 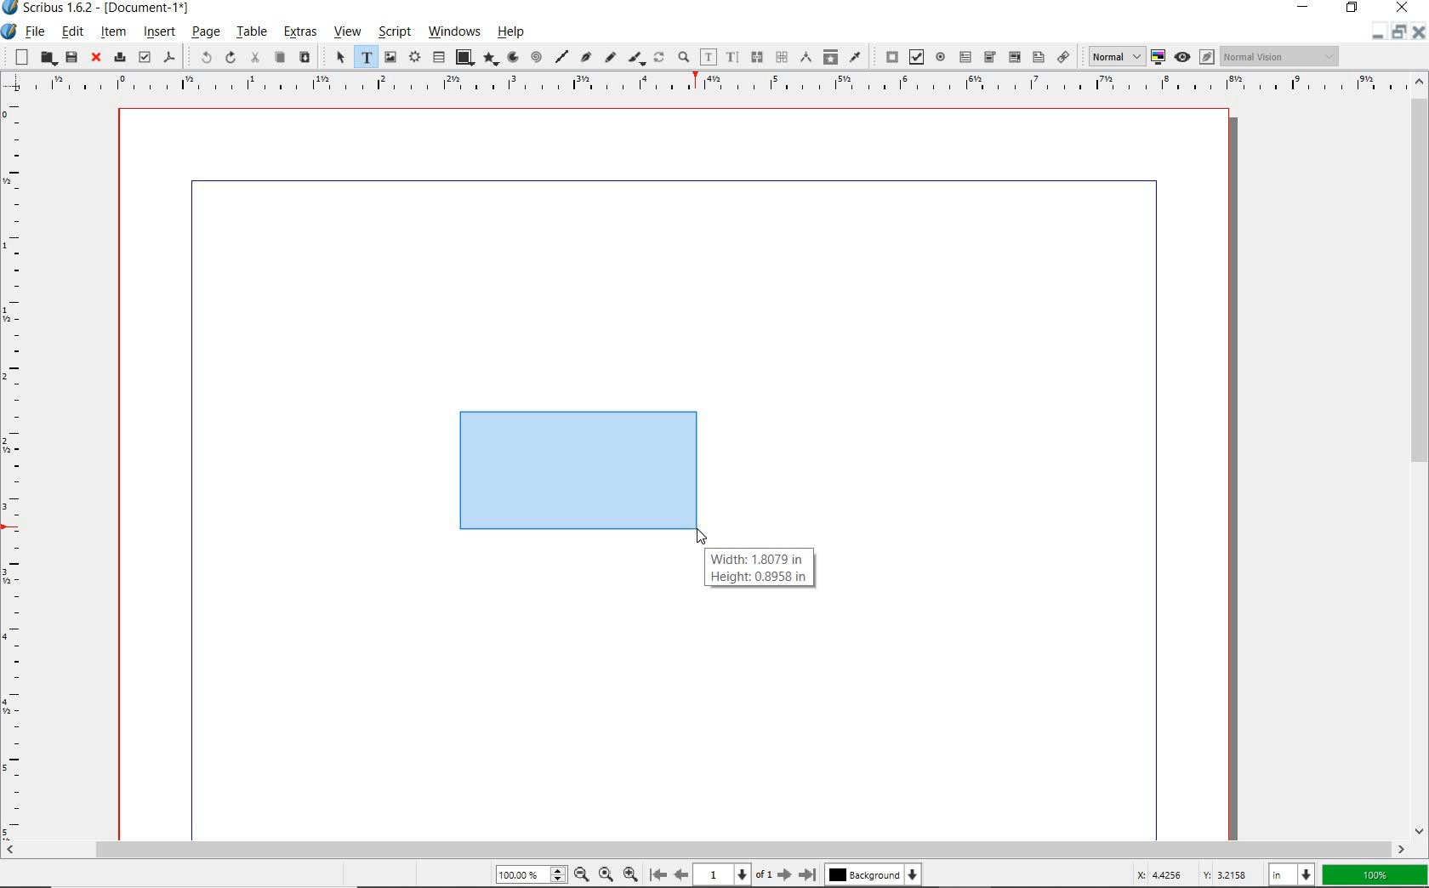 What do you see at coordinates (658, 875) in the screenshot?
I see `First Page` at bounding box center [658, 875].